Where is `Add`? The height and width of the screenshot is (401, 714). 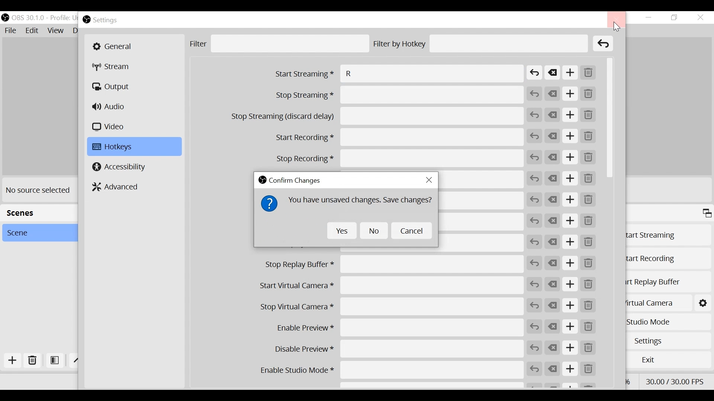
Add is located at coordinates (570, 73).